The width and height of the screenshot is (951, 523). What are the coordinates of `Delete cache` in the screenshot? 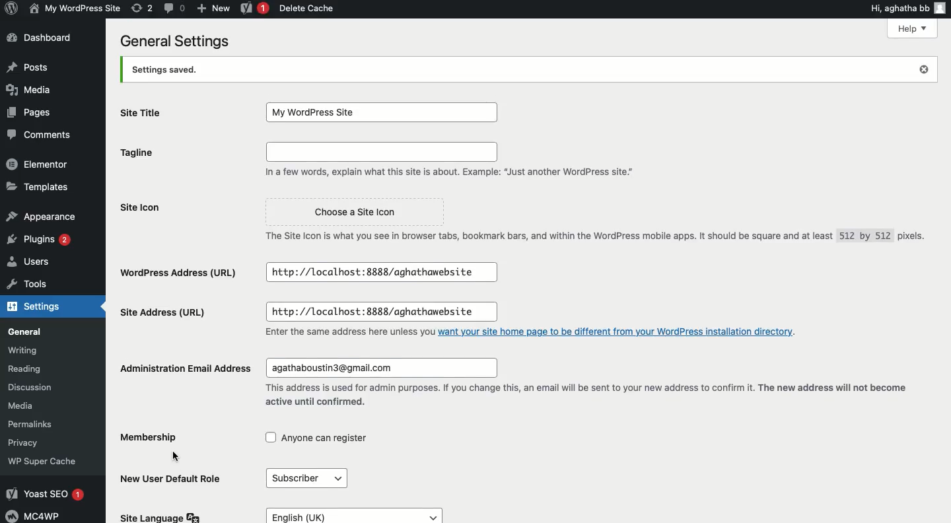 It's located at (309, 8).